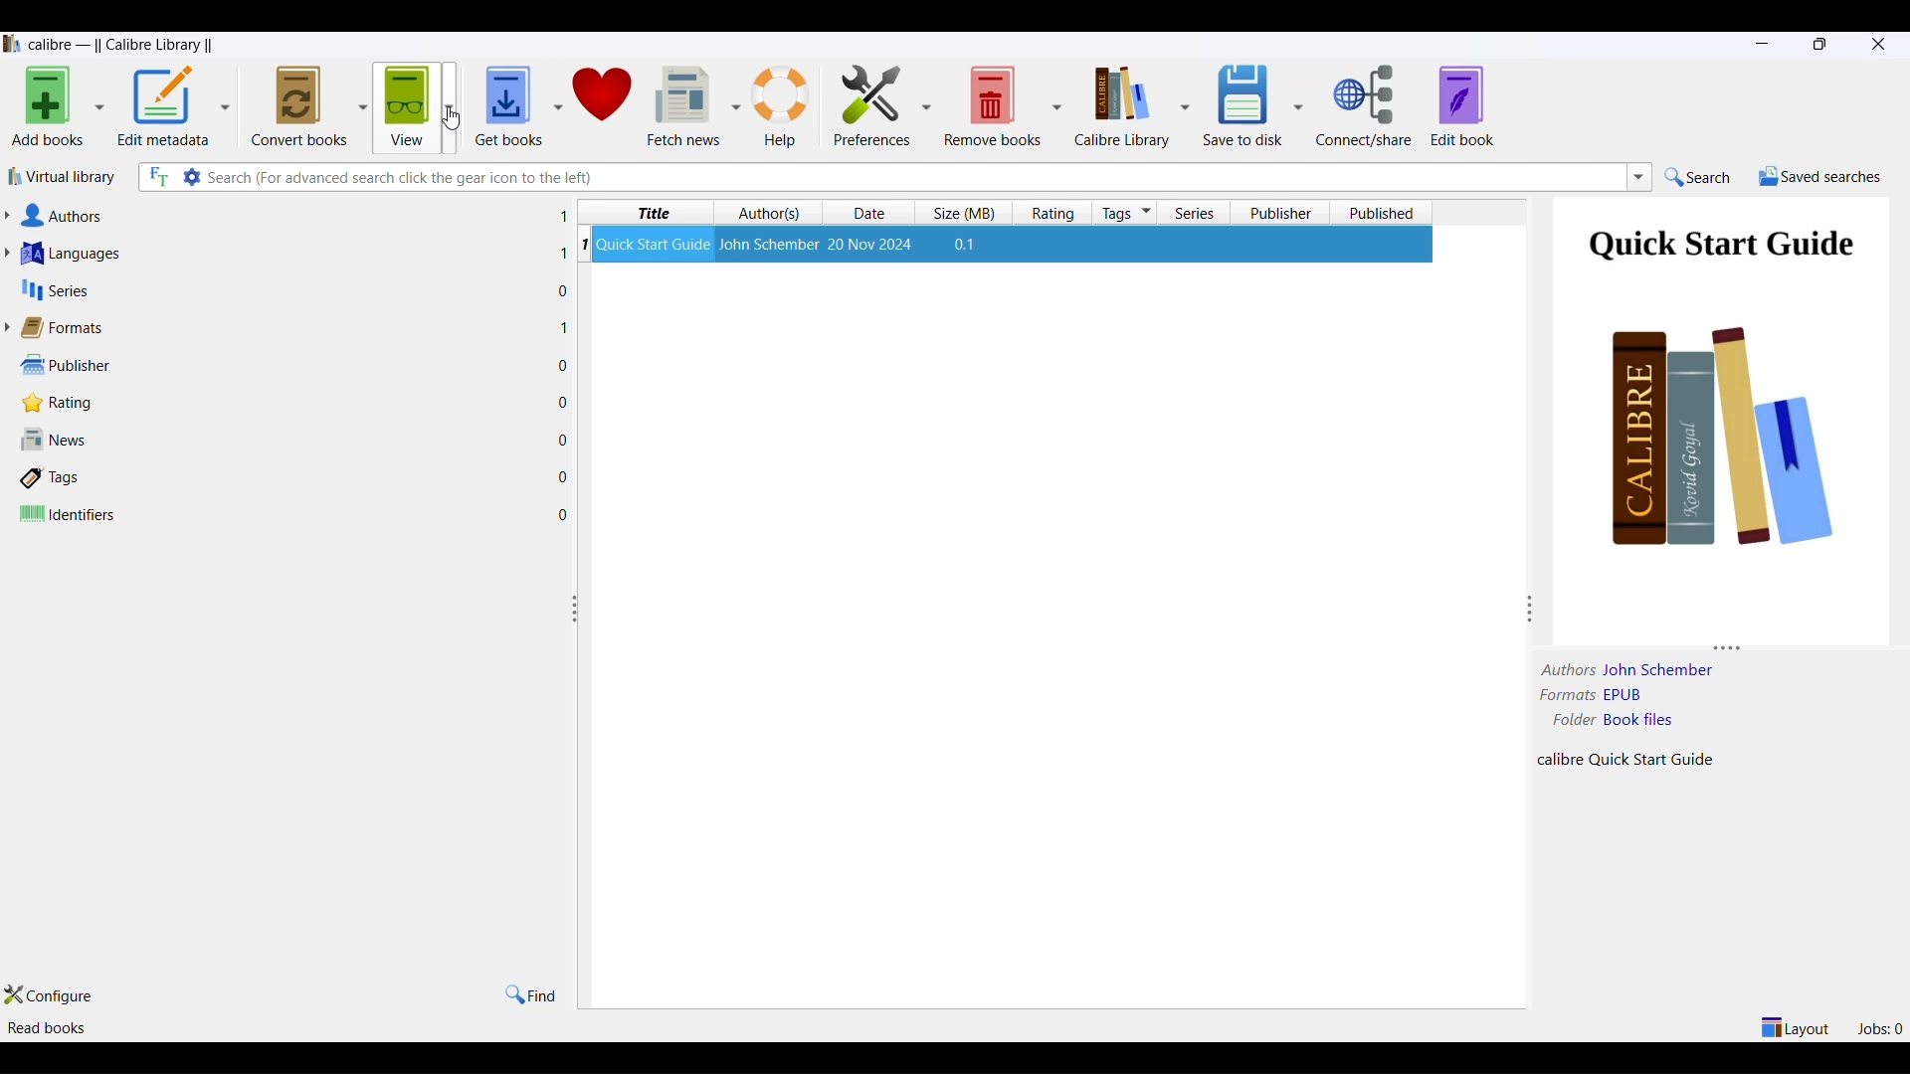 This screenshot has width=1910, height=1074. I want to click on edit metadata options dropdown button, so click(228, 104).